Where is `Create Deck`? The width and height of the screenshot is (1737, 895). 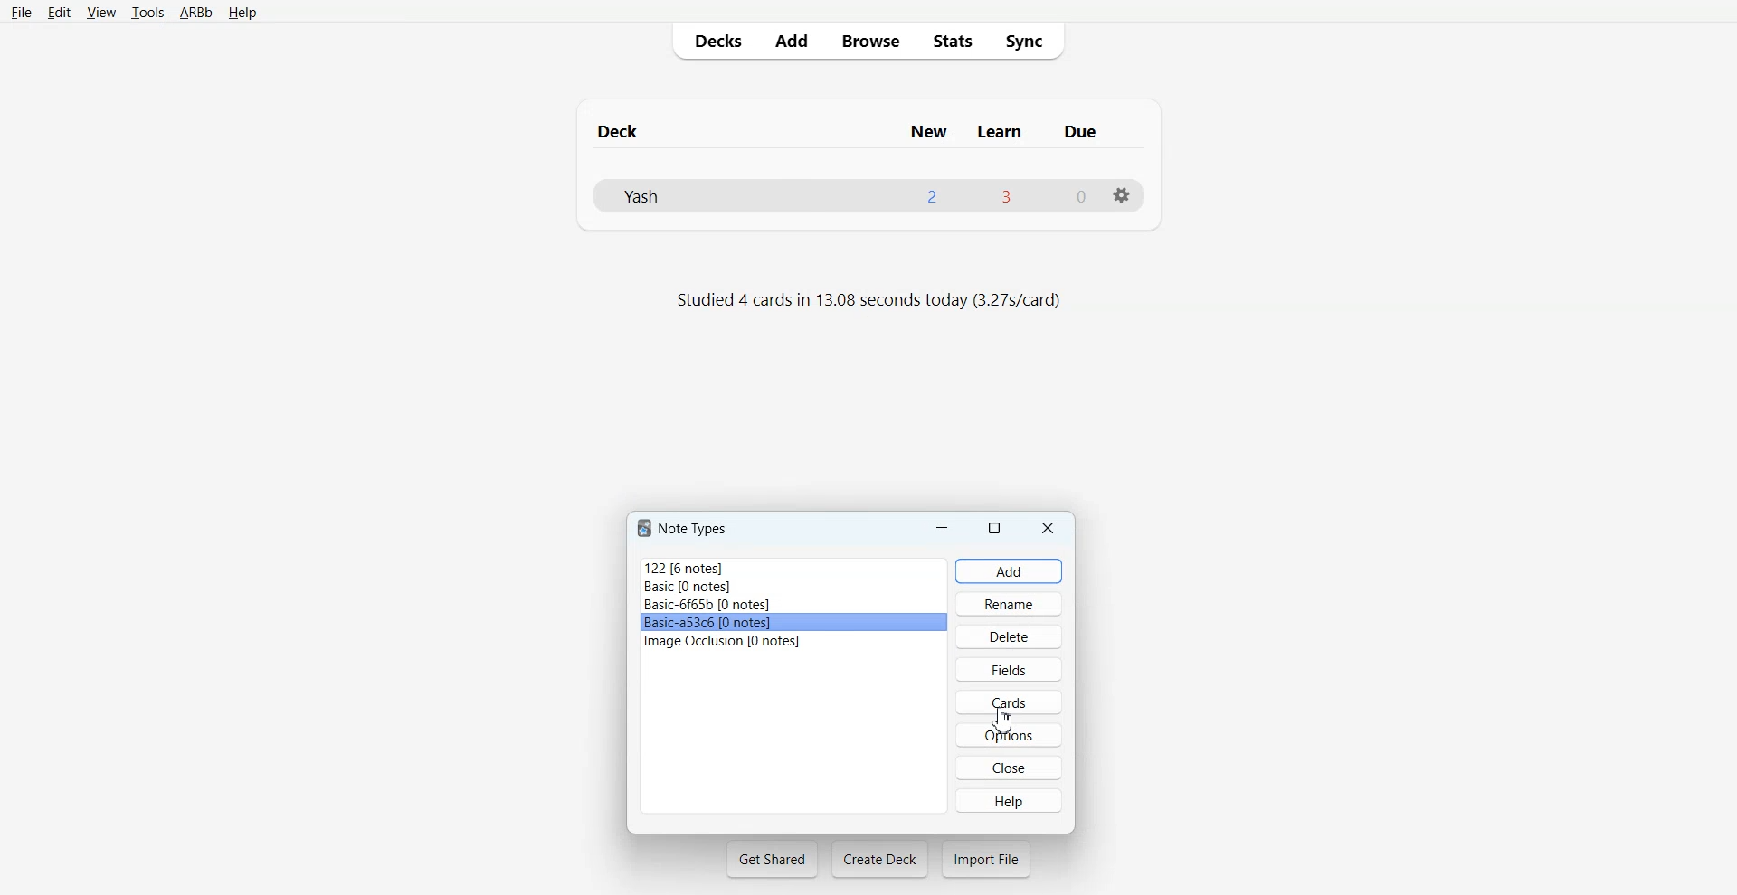
Create Deck is located at coordinates (879, 859).